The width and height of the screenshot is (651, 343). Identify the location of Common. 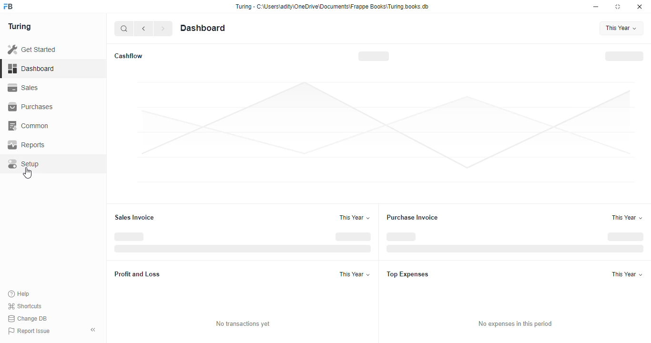
(51, 125).